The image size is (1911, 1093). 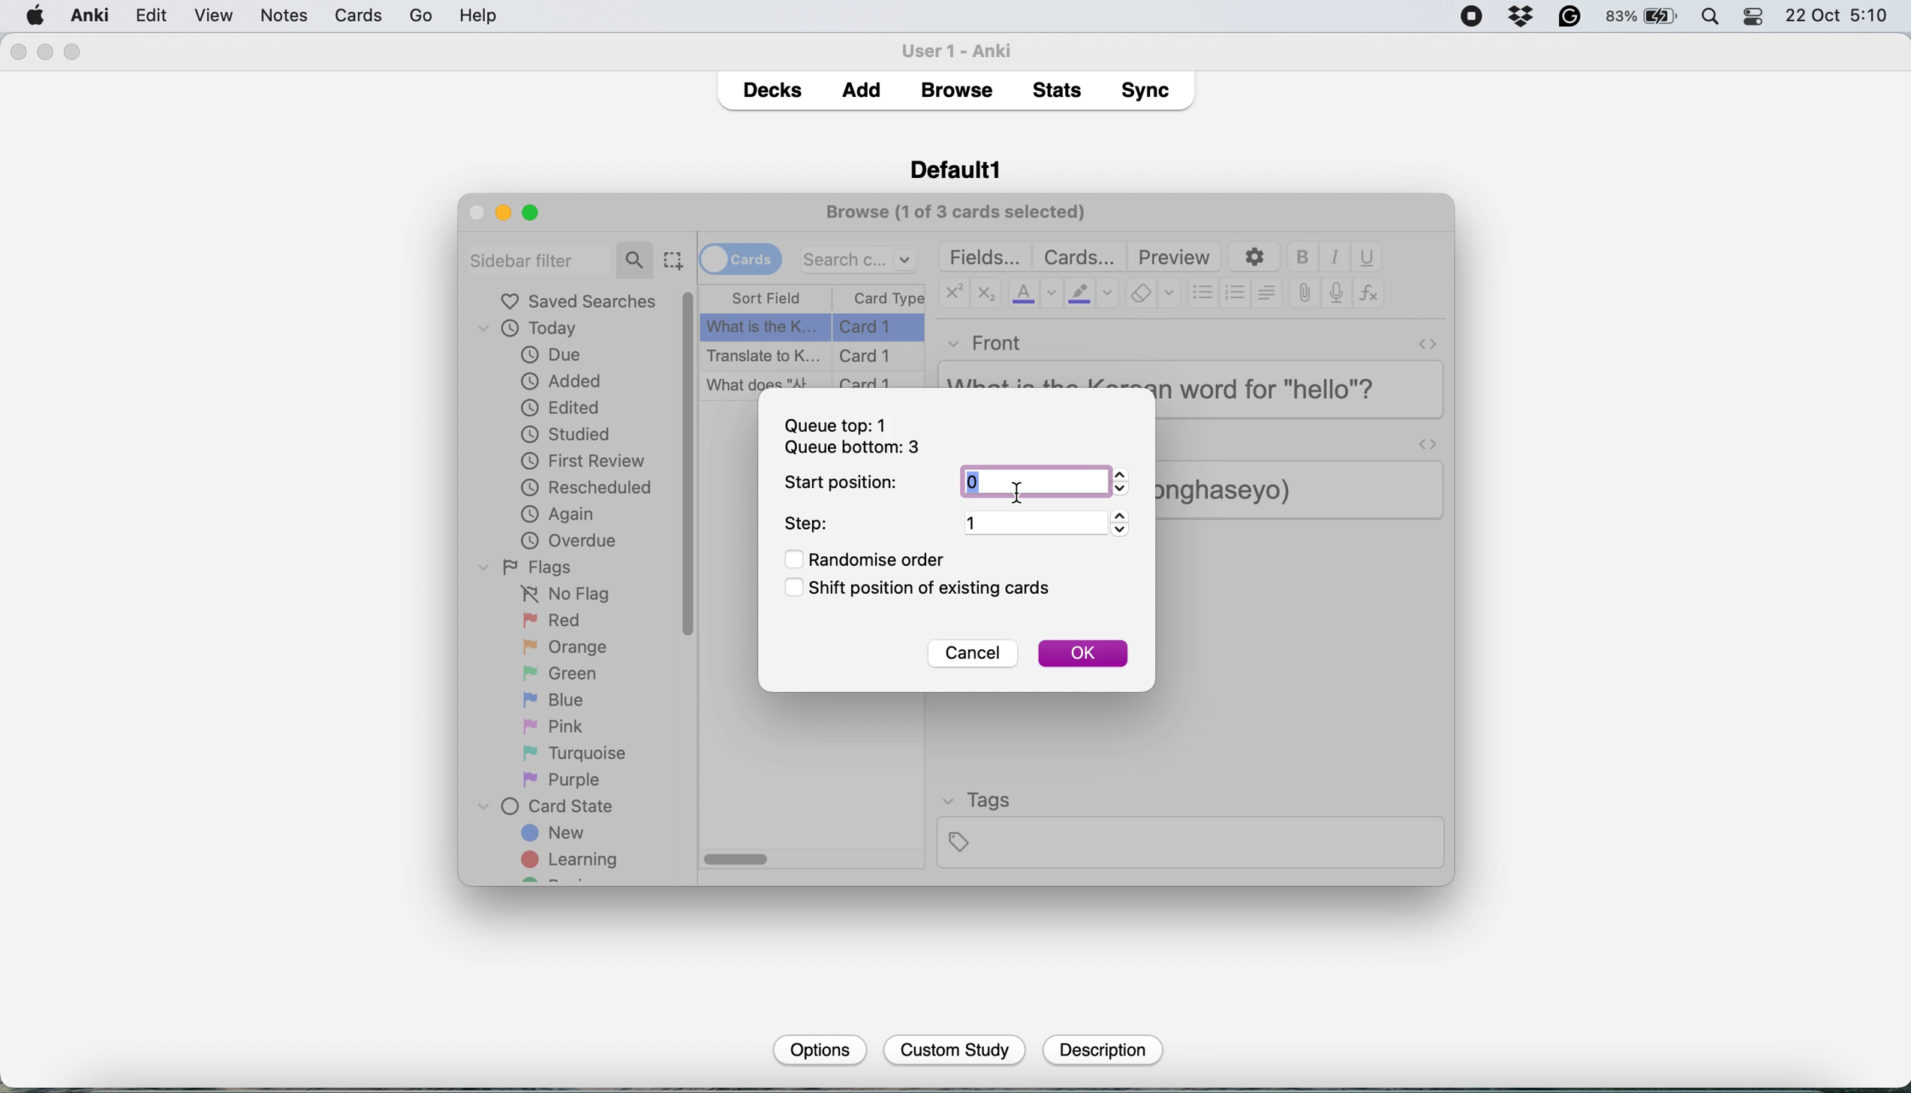 What do you see at coordinates (1024, 493) in the screenshot?
I see `cursor` at bounding box center [1024, 493].